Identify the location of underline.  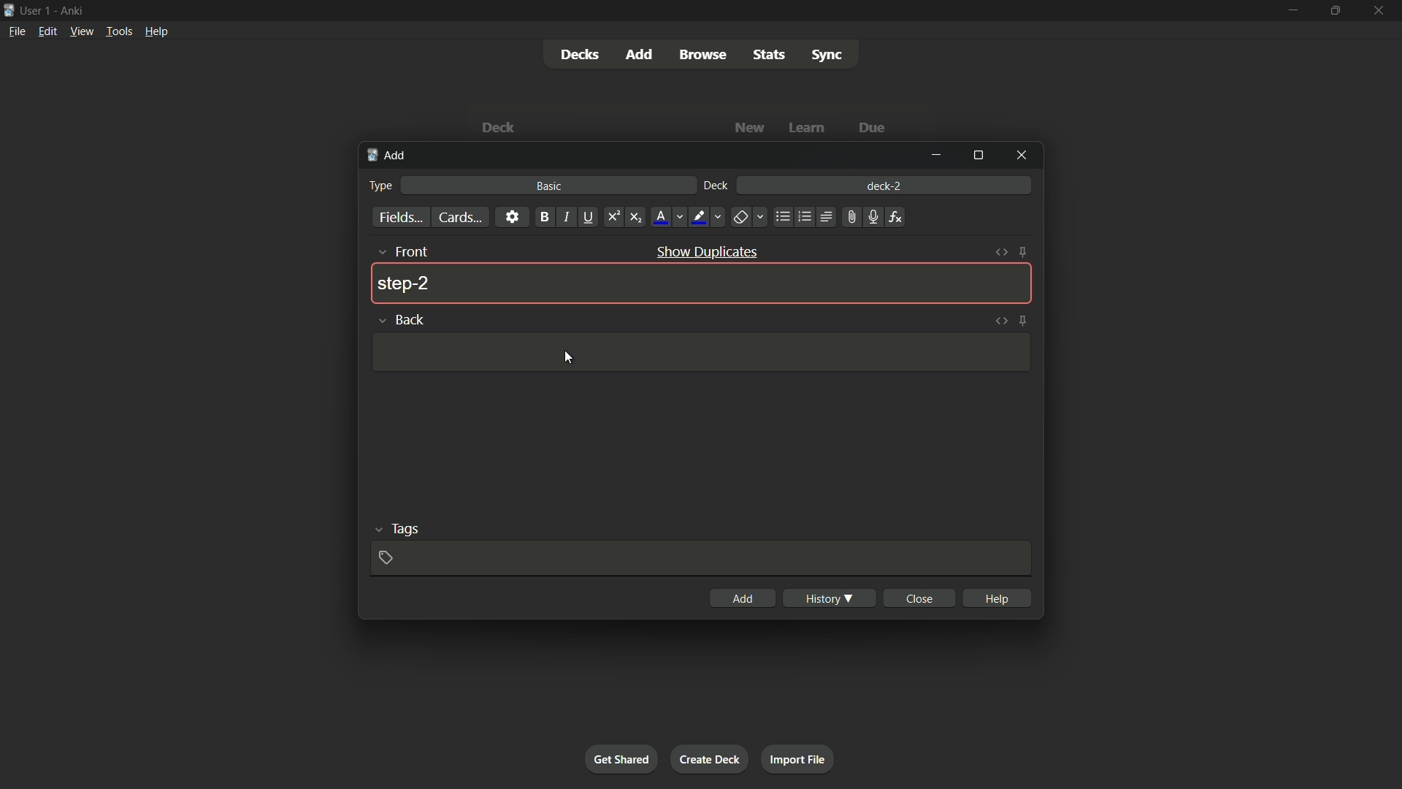
(589, 218).